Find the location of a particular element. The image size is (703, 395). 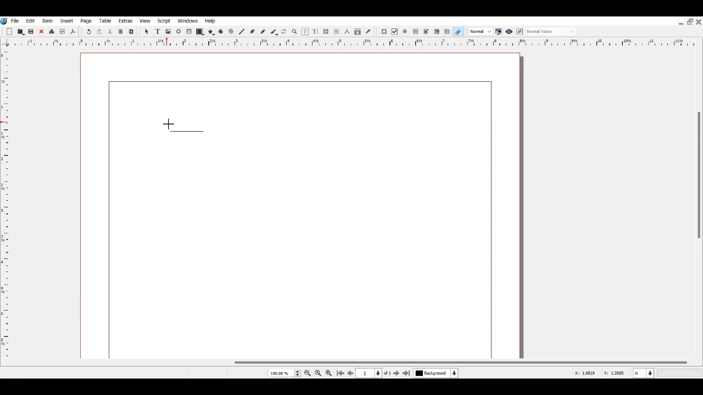

Calligraphic line is located at coordinates (274, 32).